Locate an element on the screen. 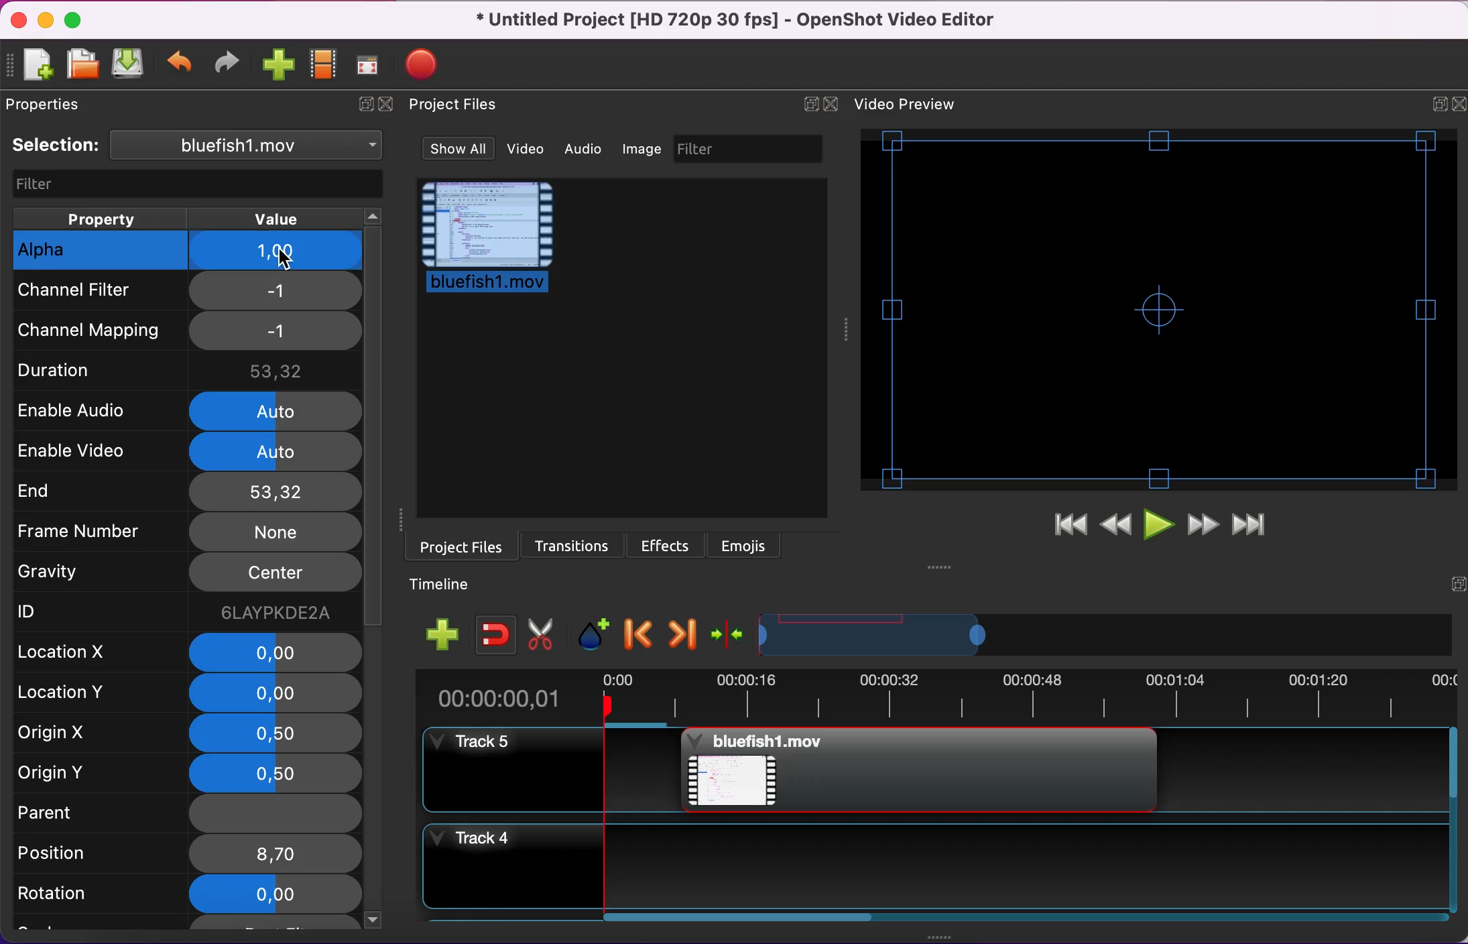 The image size is (1468, 944). maximize is located at coordinates (77, 23).